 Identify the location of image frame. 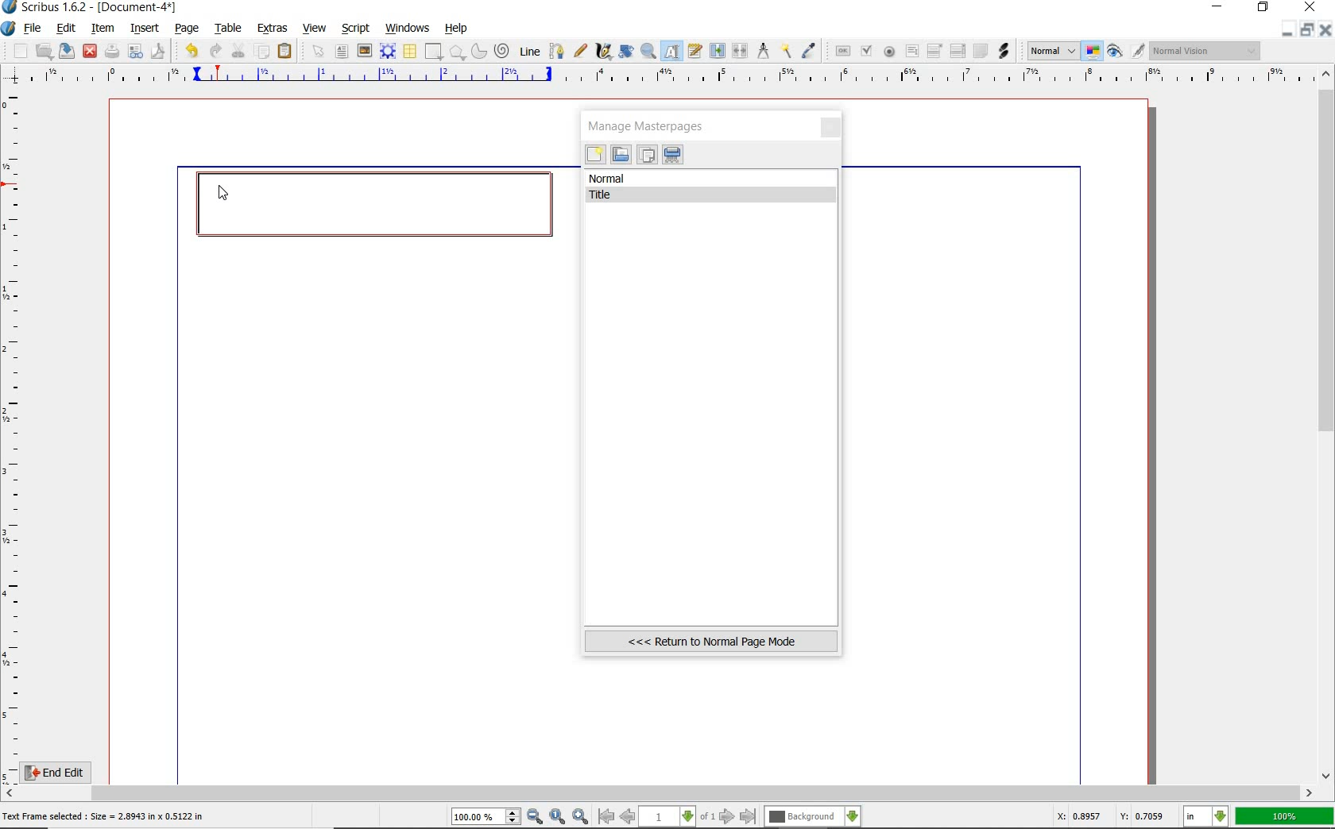
(365, 51).